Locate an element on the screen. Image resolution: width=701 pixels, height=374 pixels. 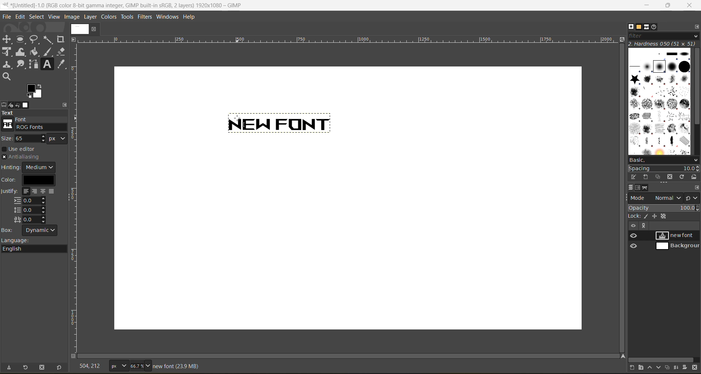
spacing is located at coordinates (663, 168).